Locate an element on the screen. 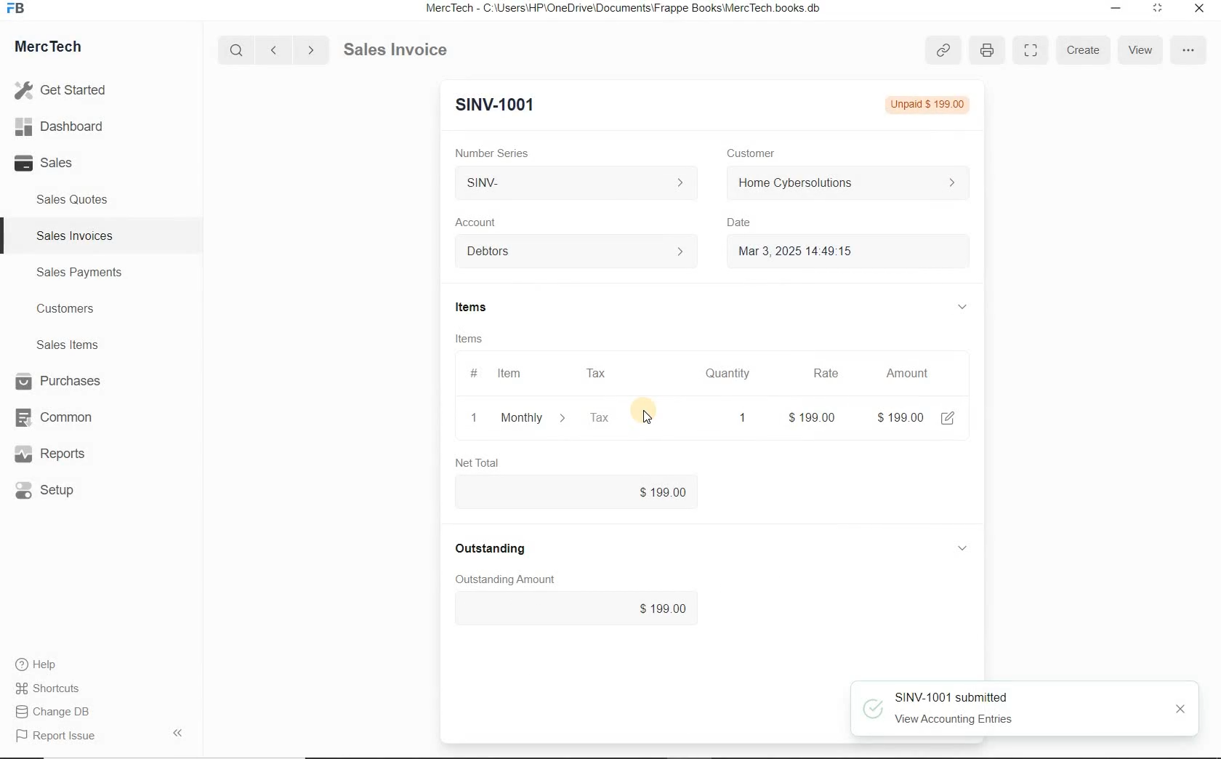 The height and width of the screenshot is (759, 1221). New Entry is located at coordinates (494, 105).